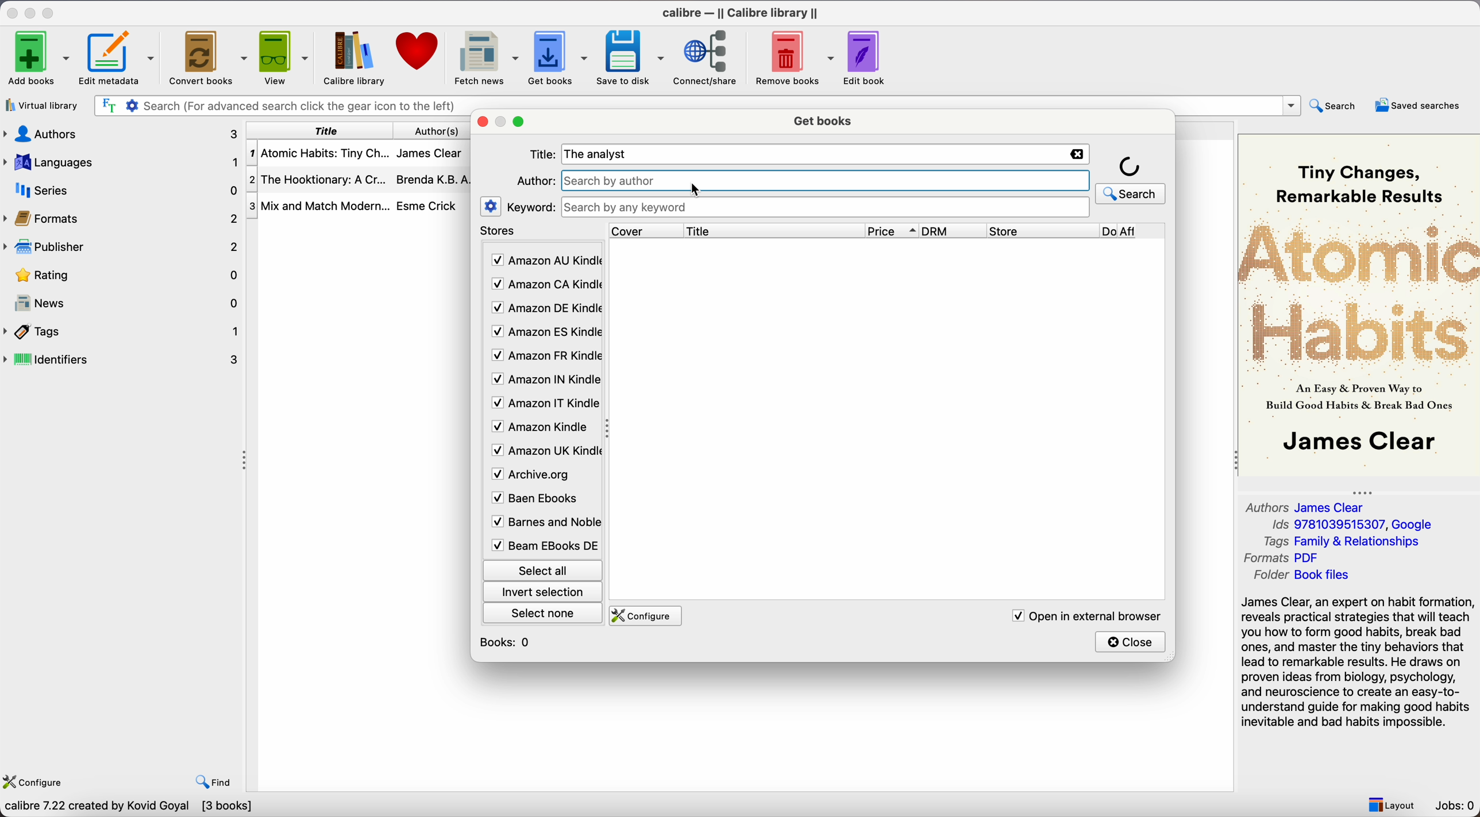  Describe the element at coordinates (41, 106) in the screenshot. I see `virtual library` at that location.